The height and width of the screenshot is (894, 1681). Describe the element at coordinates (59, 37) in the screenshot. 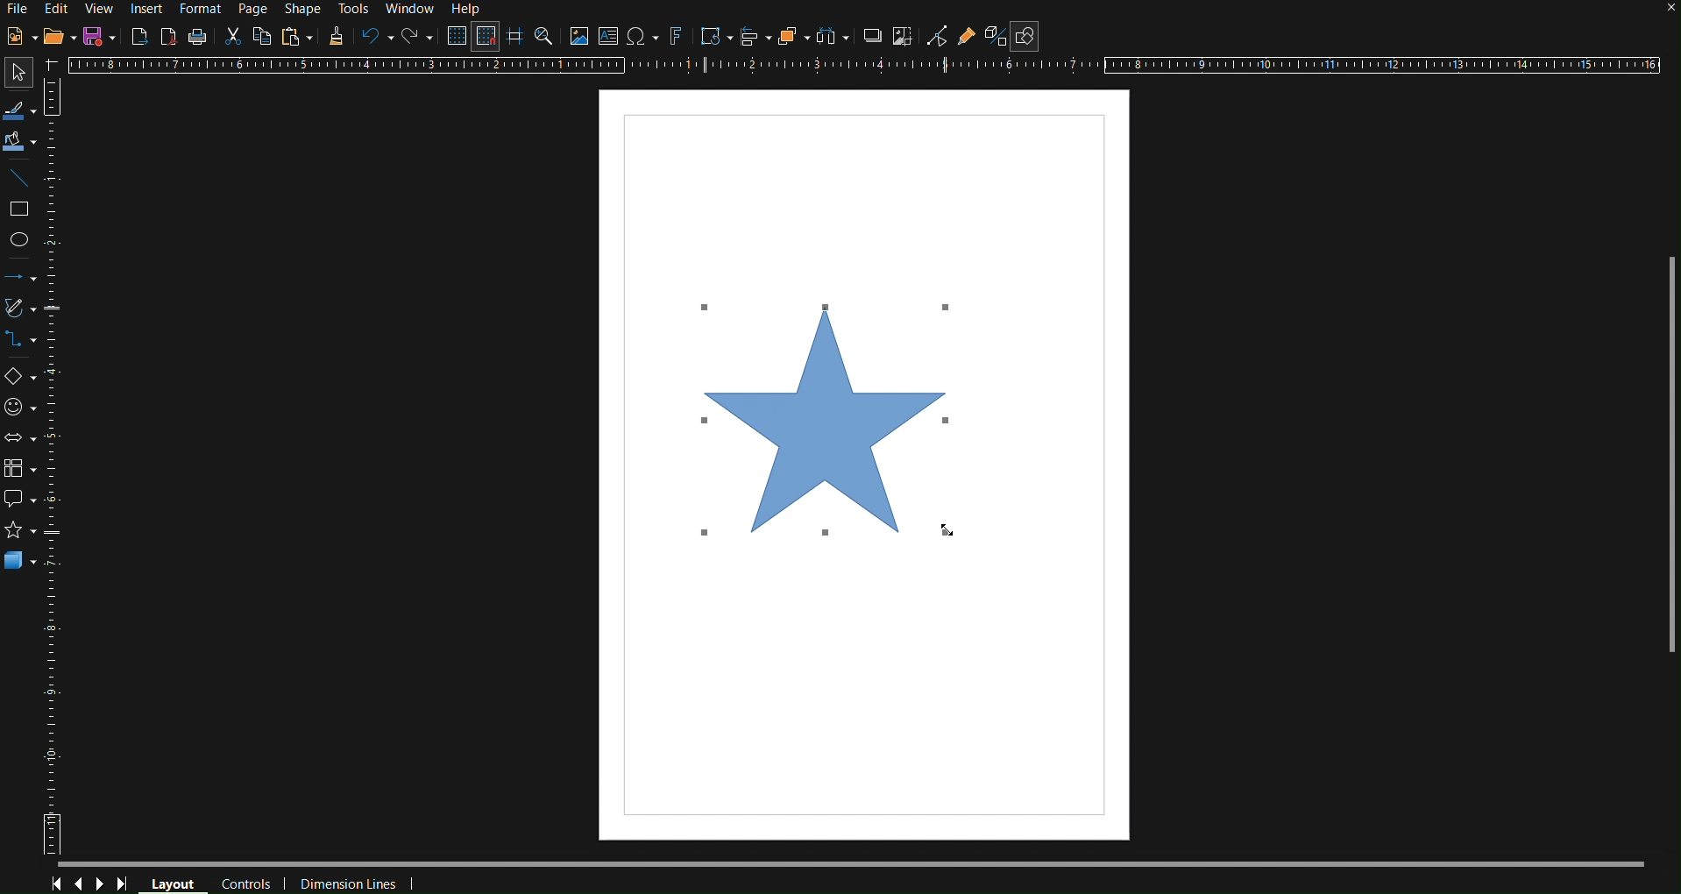

I see `Open` at that location.